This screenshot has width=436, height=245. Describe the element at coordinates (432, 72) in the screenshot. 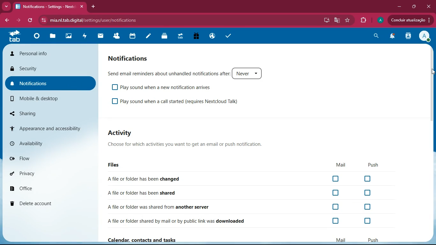

I see `Cursor` at that location.